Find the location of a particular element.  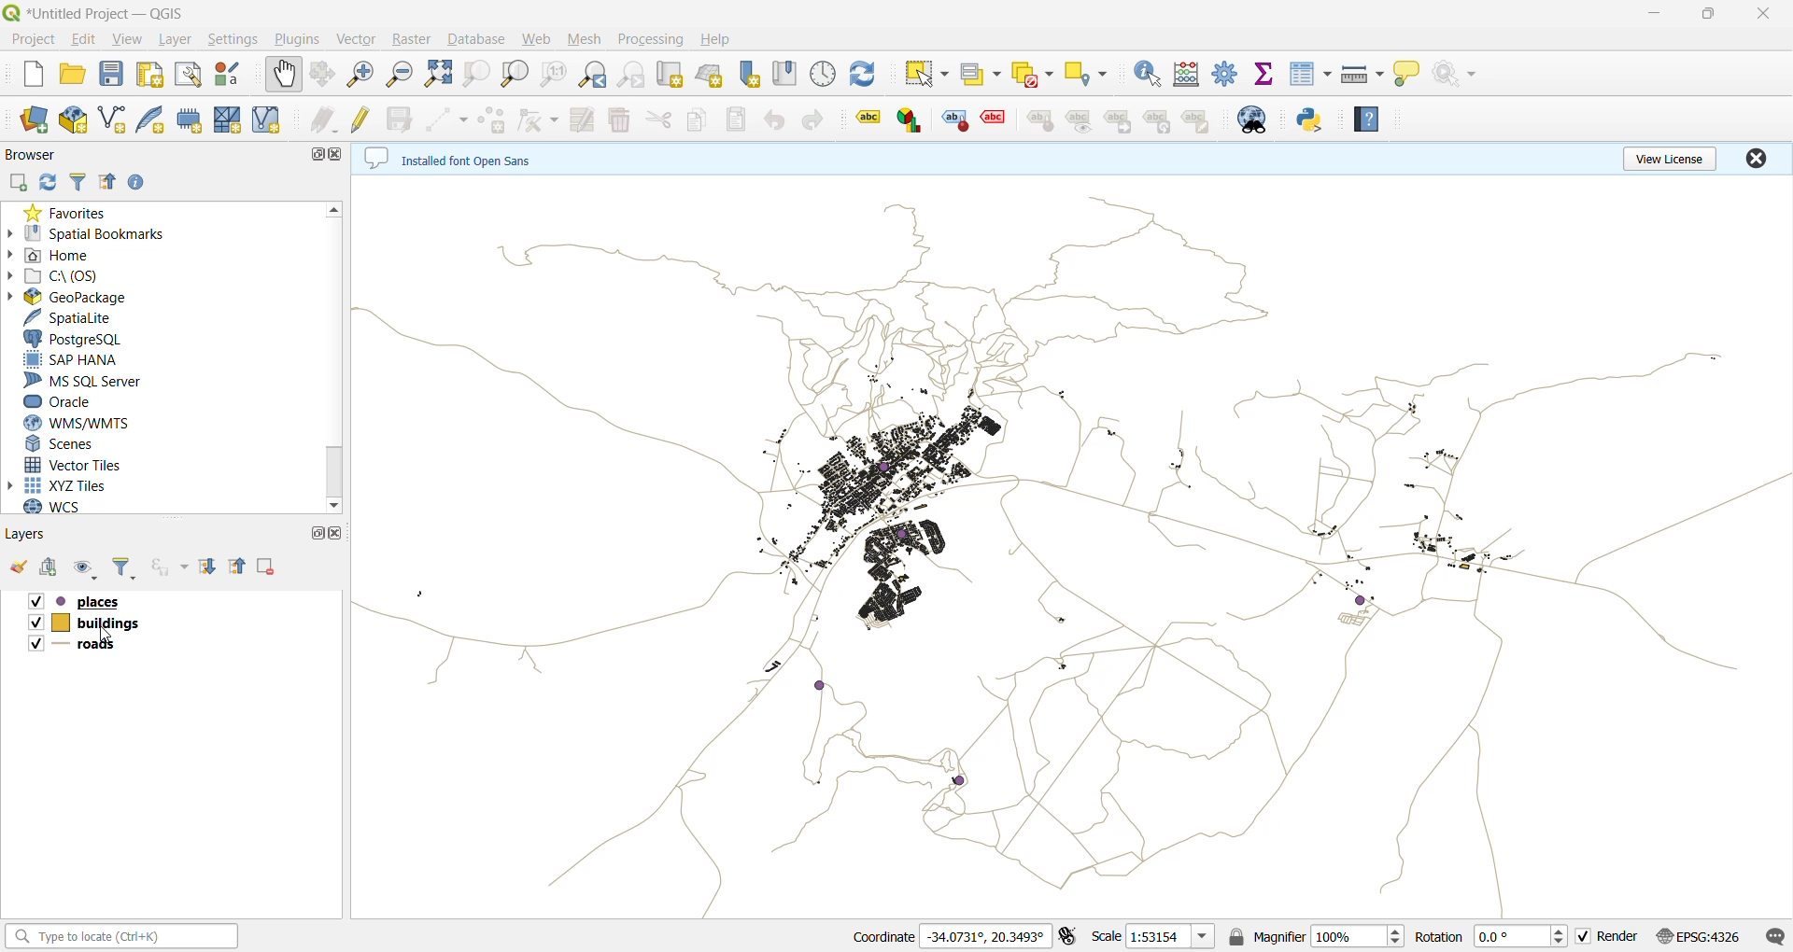

open is located at coordinates (73, 77).